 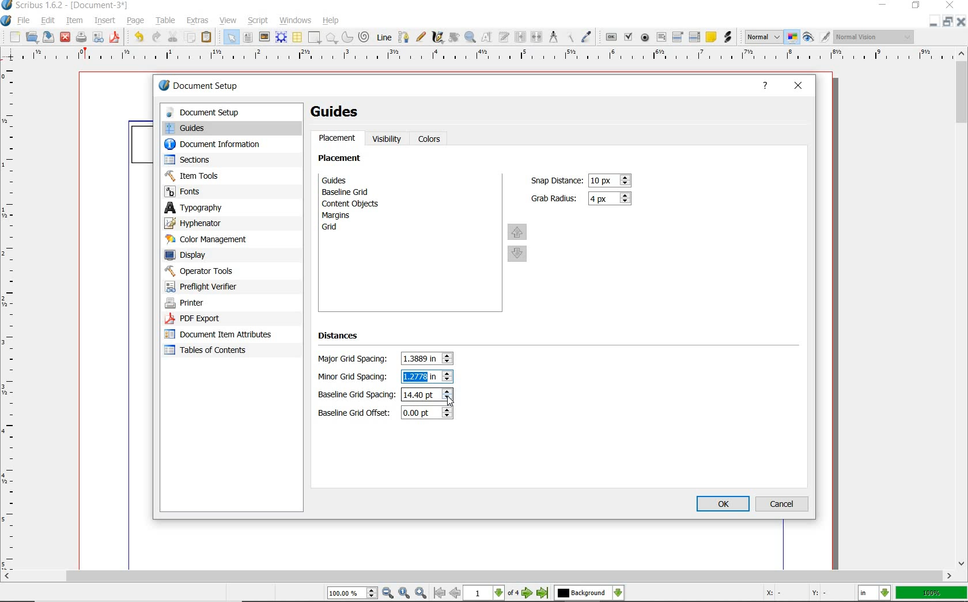 I want to click on new, so click(x=13, y=37).